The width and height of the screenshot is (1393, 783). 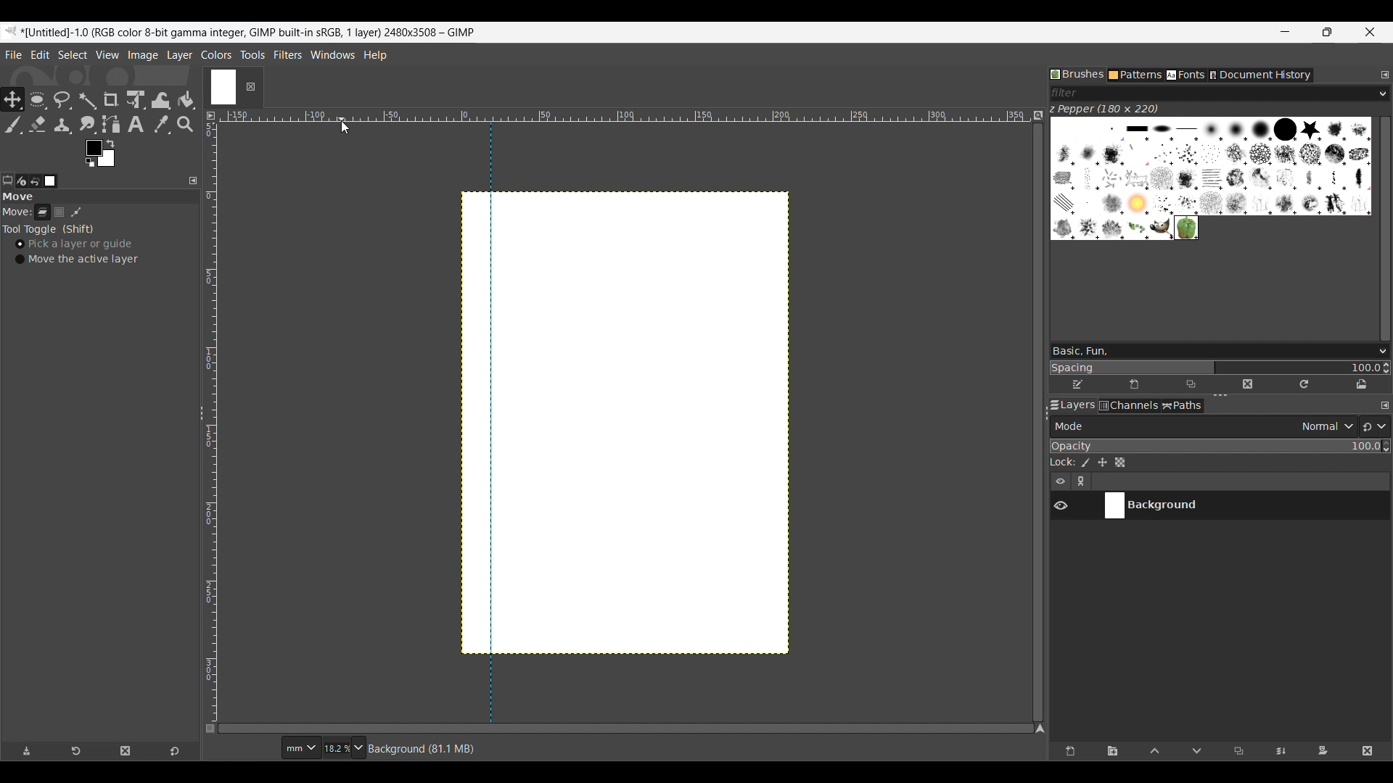 I want to click on Name of current brush and its dimension, so click(x=1104, y=109).